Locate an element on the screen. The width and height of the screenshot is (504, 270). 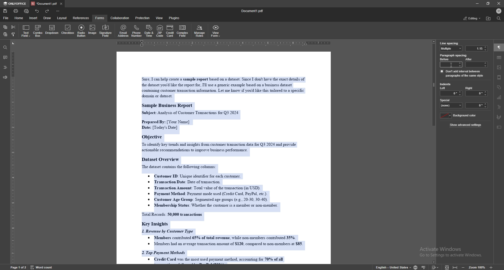
view is located at coordinates (160, 18).